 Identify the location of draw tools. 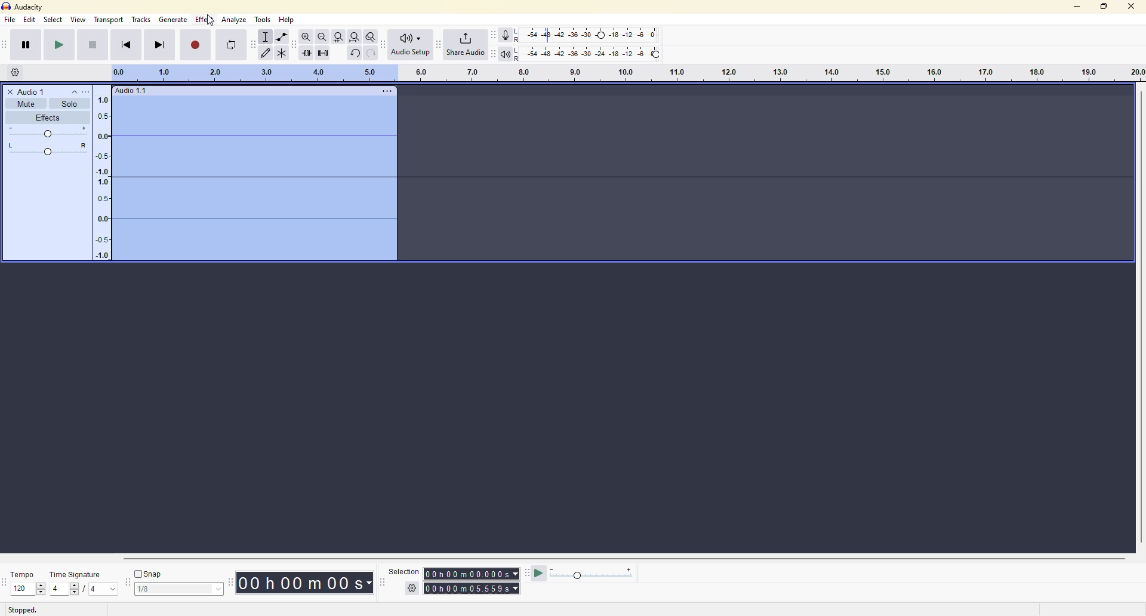
(267, 53).